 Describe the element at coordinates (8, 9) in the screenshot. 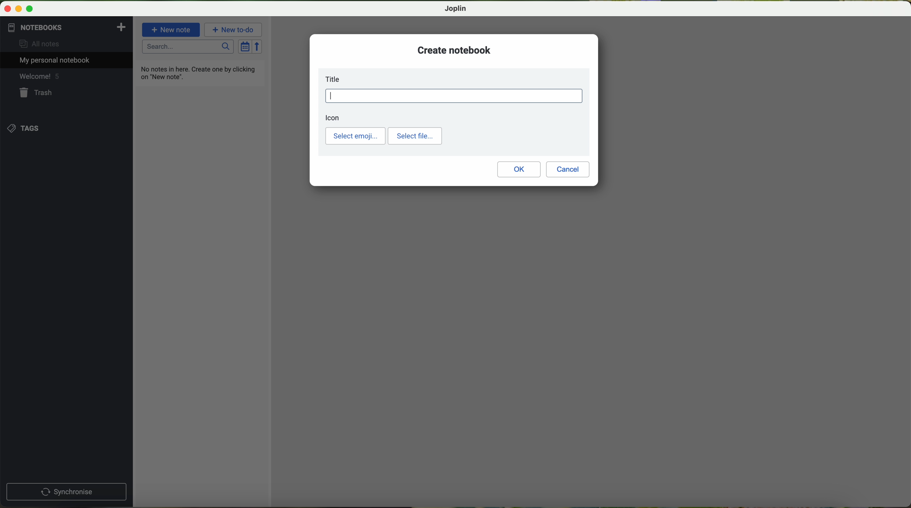

I see `close` at that location.